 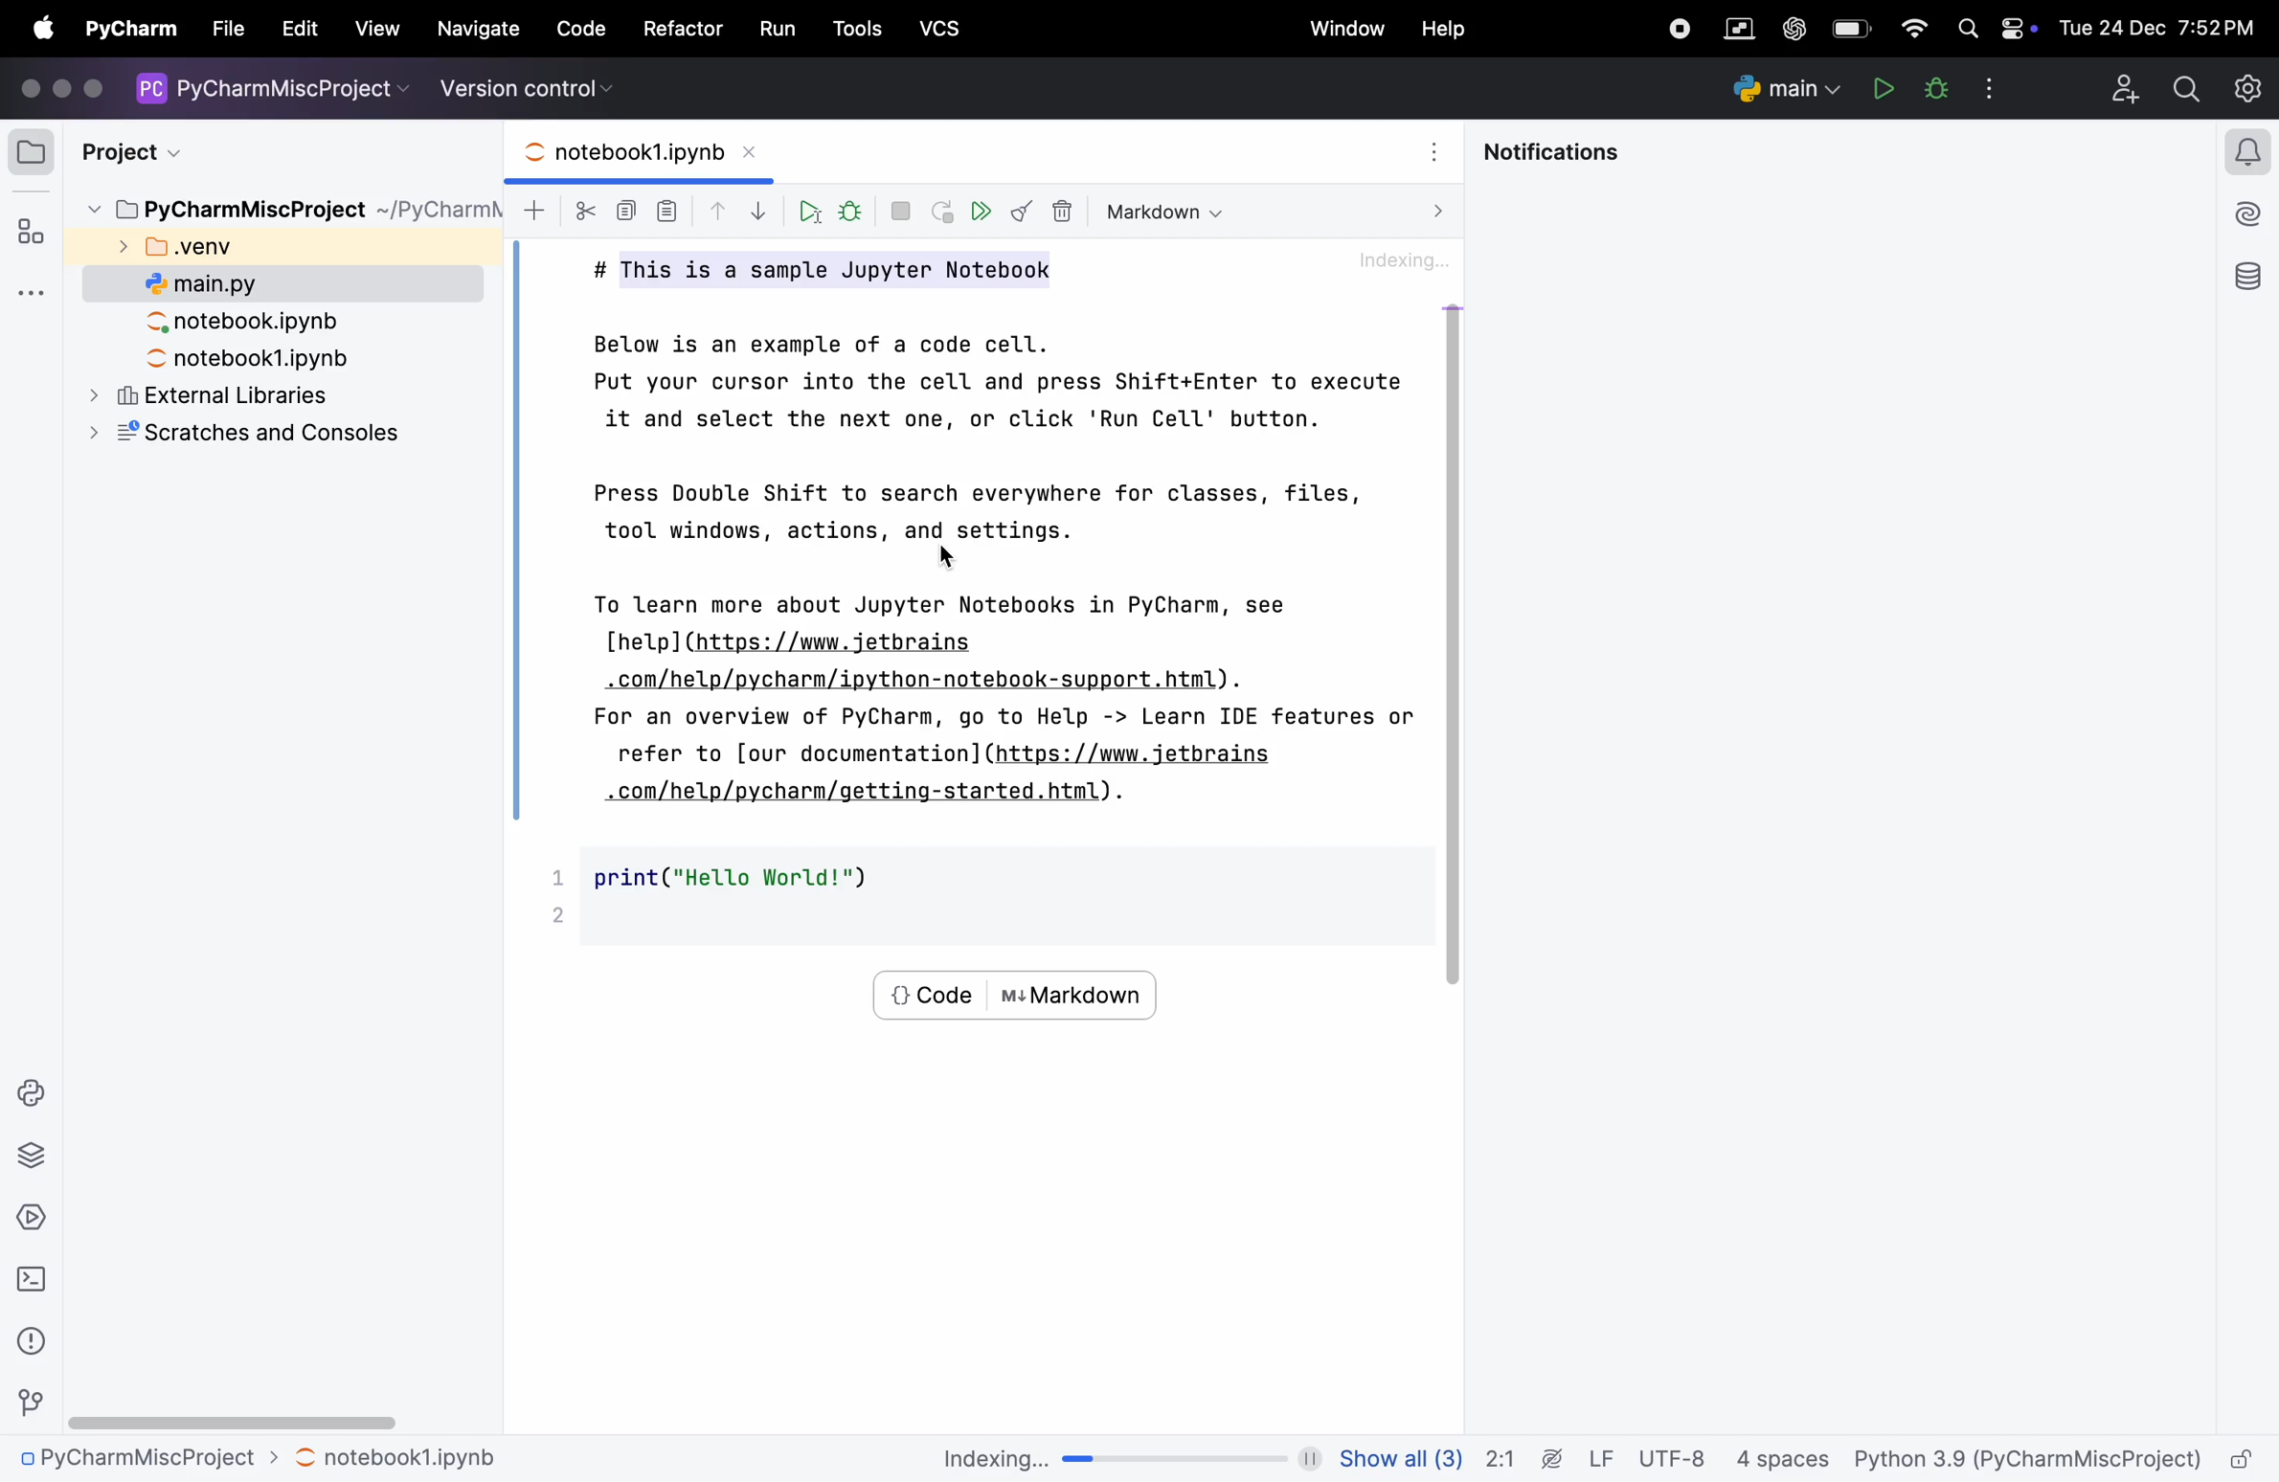 What do you see at coordinates (1846, 29) in the screenshot?
I see `battery` at bounding box center [1846, 29].